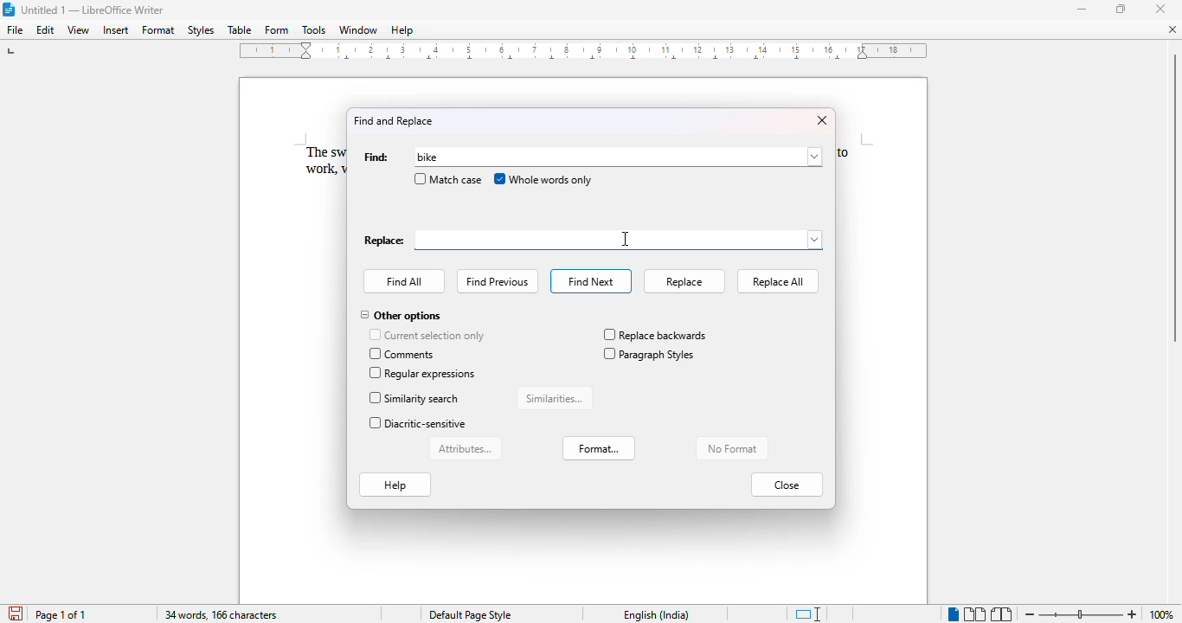  What do you see at coordinates (46, 29) in the screenshot?
I see `edit` at bounding box center [46, 29].